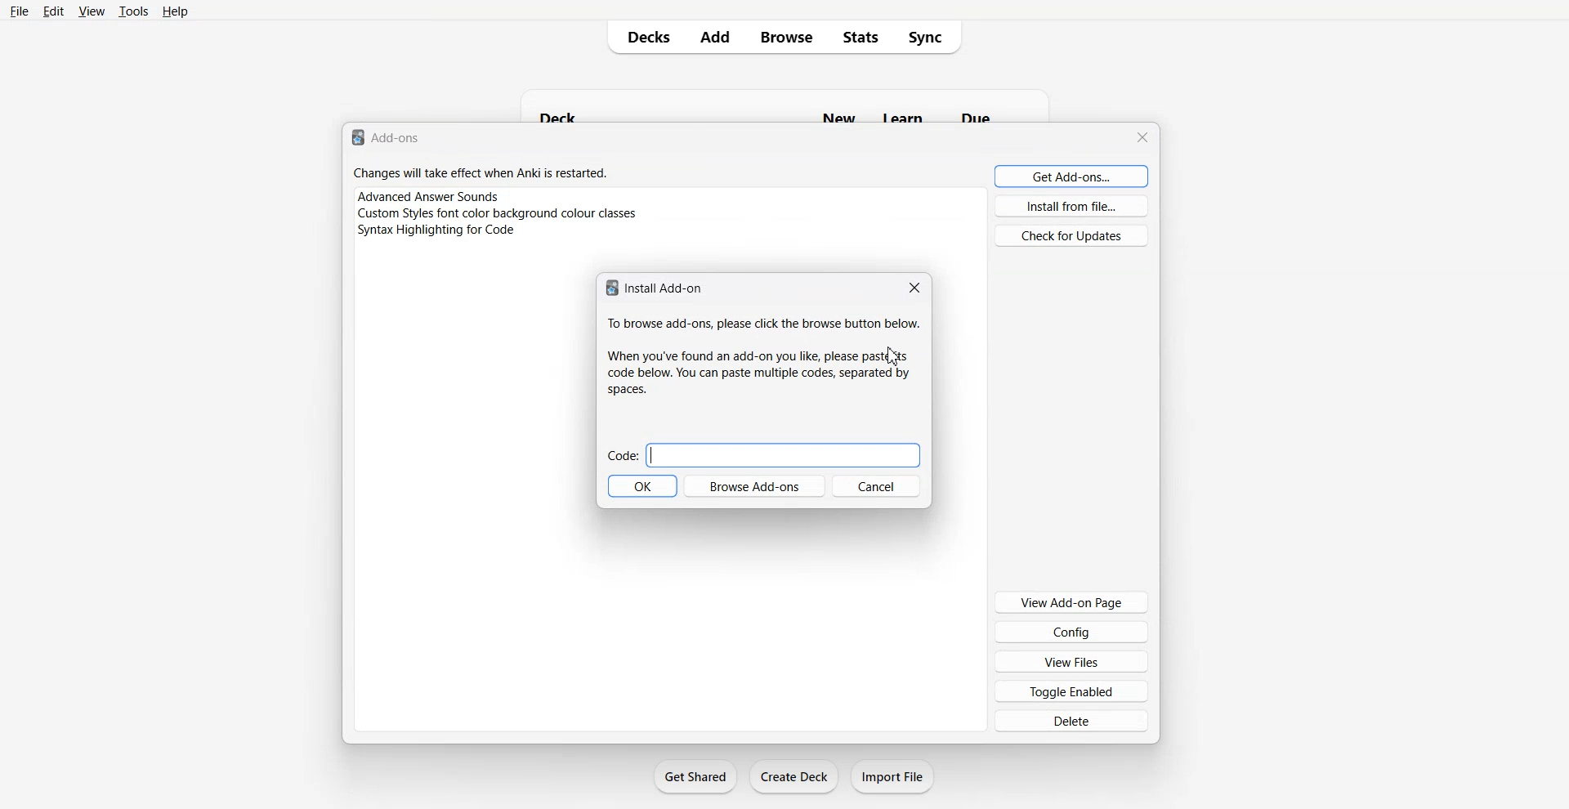  Describe the element at coordinates (669, 232) in the screenshot. I see `Plugins` at that location.